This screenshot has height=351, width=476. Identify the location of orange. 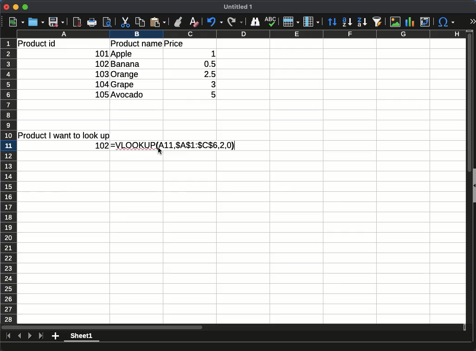
(126, 75).